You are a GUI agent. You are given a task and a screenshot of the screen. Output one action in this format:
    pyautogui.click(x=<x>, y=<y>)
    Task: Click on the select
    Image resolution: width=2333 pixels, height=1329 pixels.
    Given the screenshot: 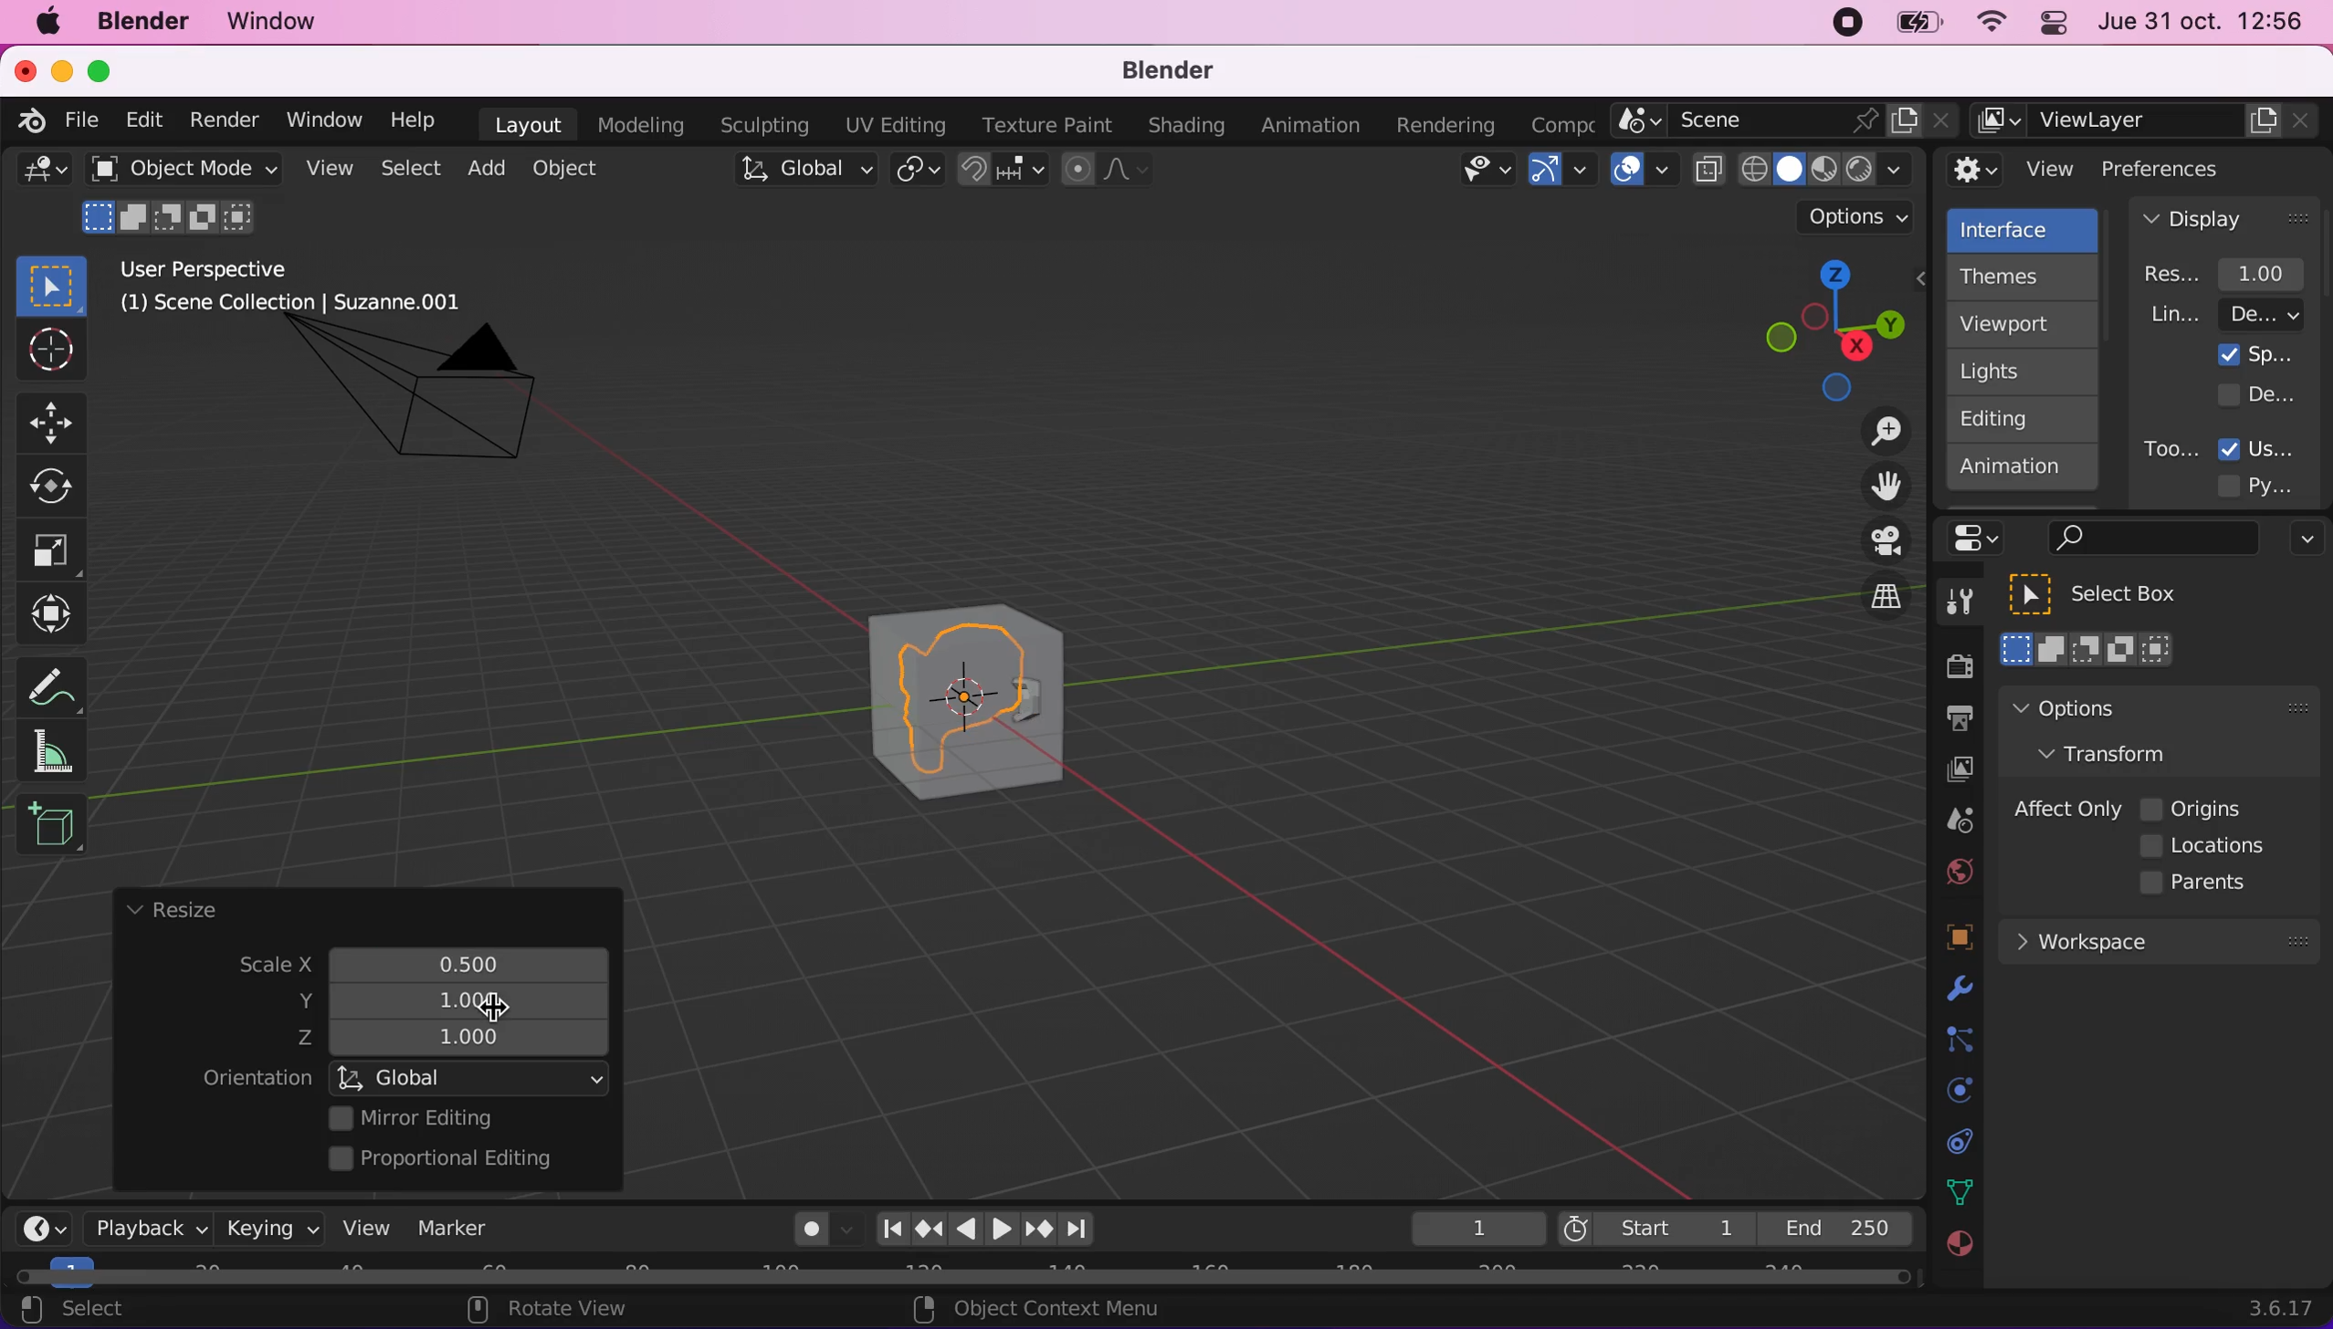 What is the action you would take?
    pyautogui.click(x=92, y=1311)
    